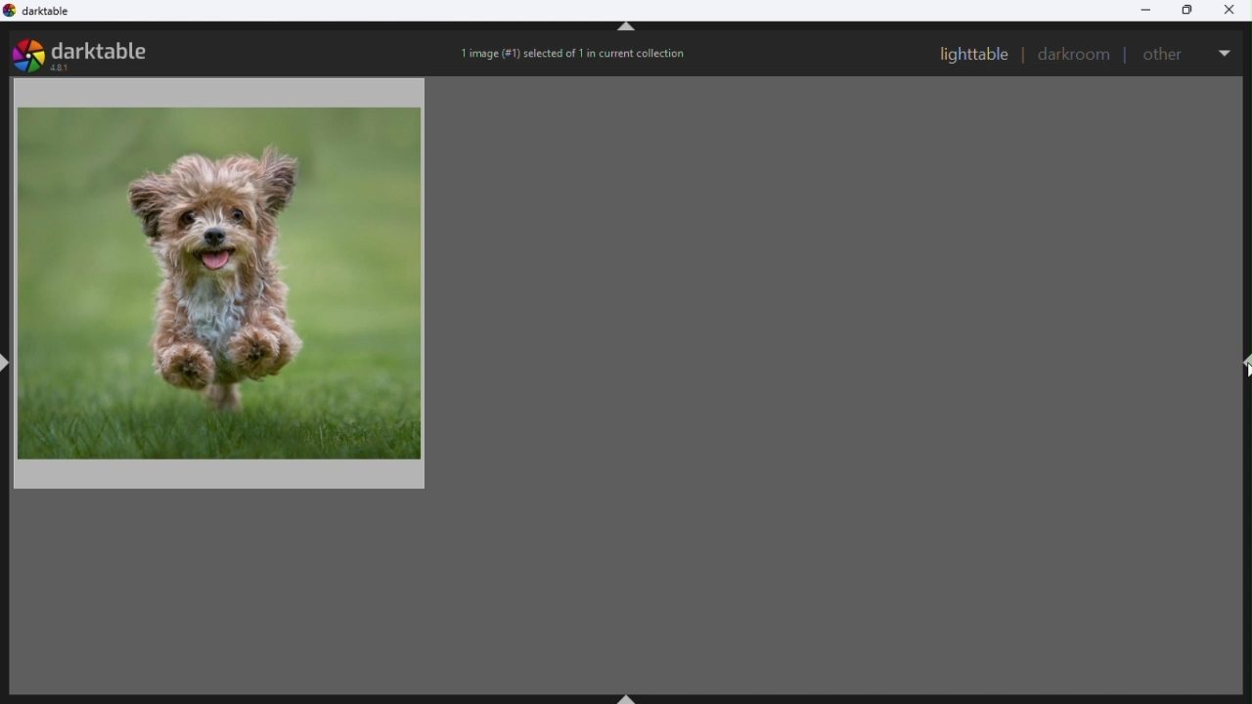 Image resolution: width=1252 pixels, height=704 pixels. I want to click on shift+ctrl+b, so click(630, 696).